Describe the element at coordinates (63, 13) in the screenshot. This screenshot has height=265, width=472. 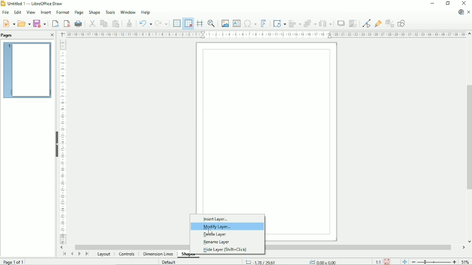
I see `Format` at that location.